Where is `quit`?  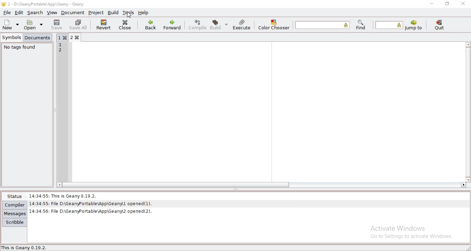 quit is located at coordinates (441, 25).